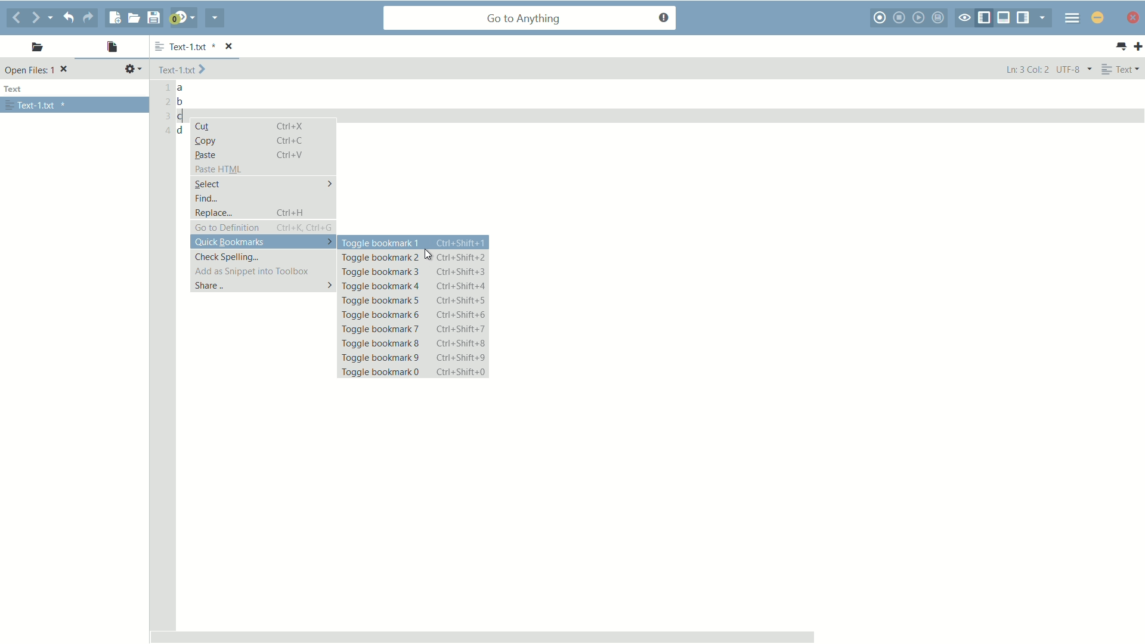 The width and height of the screenshot is (1145, 644). Describe the element at coordinates (413, 258) in the screenshot. I see `toggle bookmark 2` at that location.